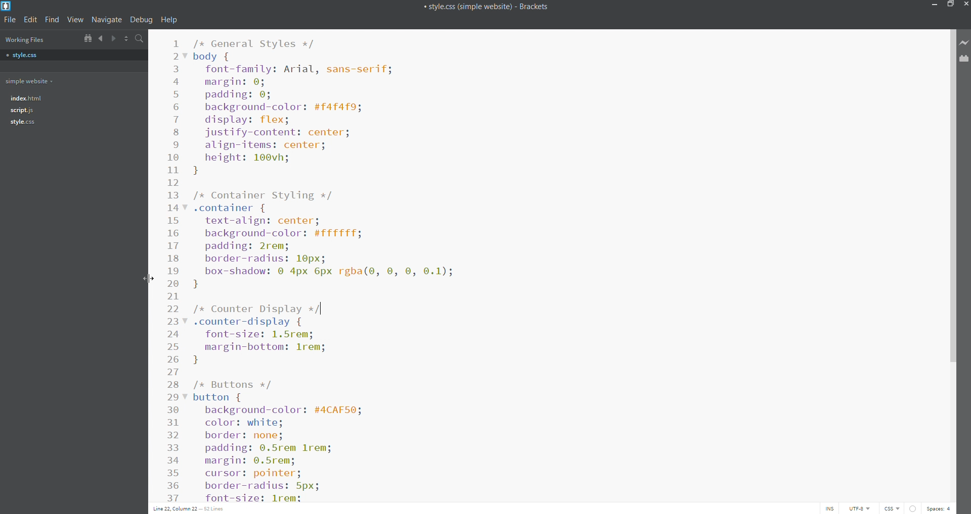 This screenshot has width=971, height=514. What do you see at coordinates (965, 60) in the screenshot?
I see `extension management` at bounding box center [965, 60].